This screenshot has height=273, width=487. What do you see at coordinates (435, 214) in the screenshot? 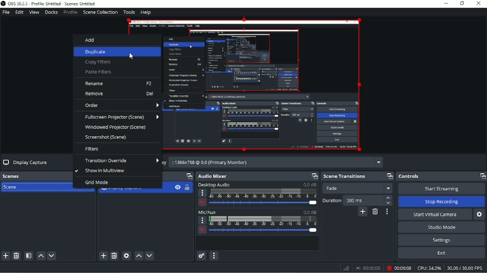
I see `Start virtual camera` at bounding box center [435, 214].